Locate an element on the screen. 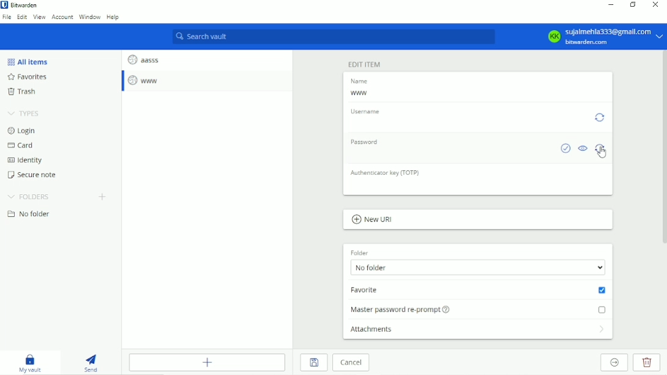 The image size is (667, 375). Name is located at coordinates (361, 81).